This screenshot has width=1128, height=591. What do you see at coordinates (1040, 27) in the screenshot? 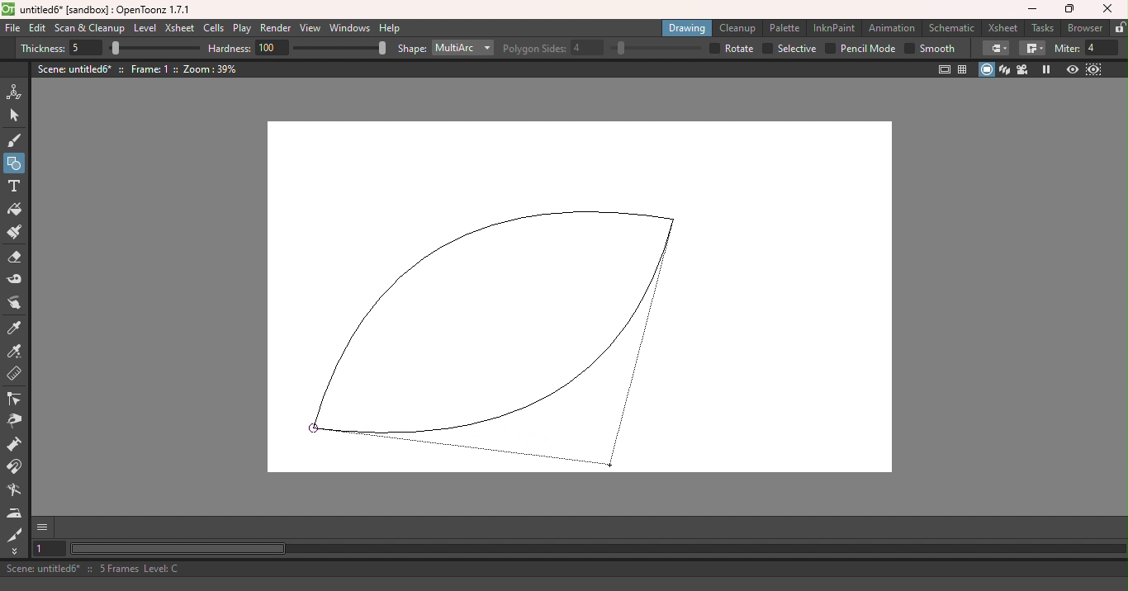
I see `Tasks` at bounding box center [1040, 27].